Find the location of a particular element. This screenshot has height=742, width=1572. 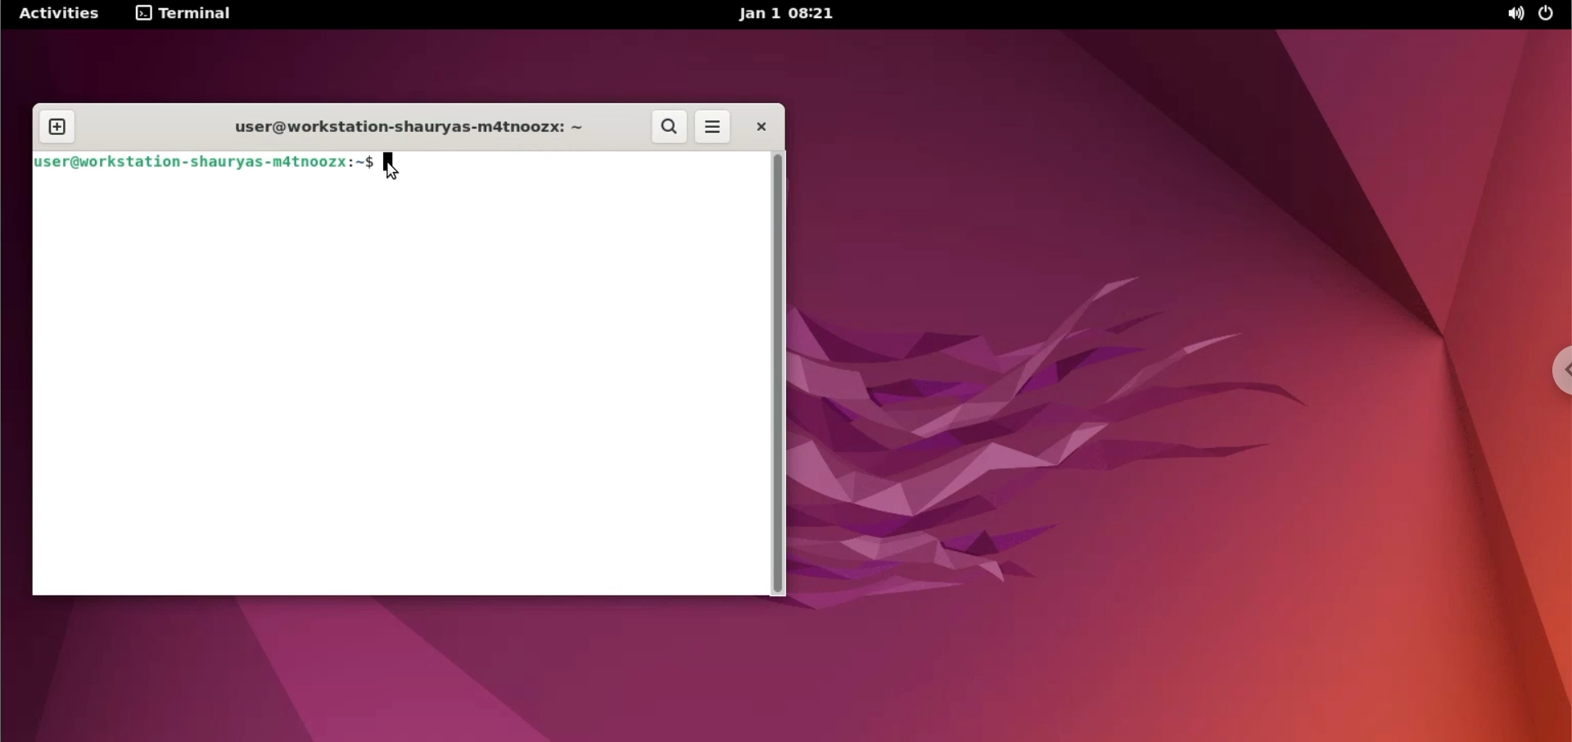

cursor is located at coordinates (395, 168).